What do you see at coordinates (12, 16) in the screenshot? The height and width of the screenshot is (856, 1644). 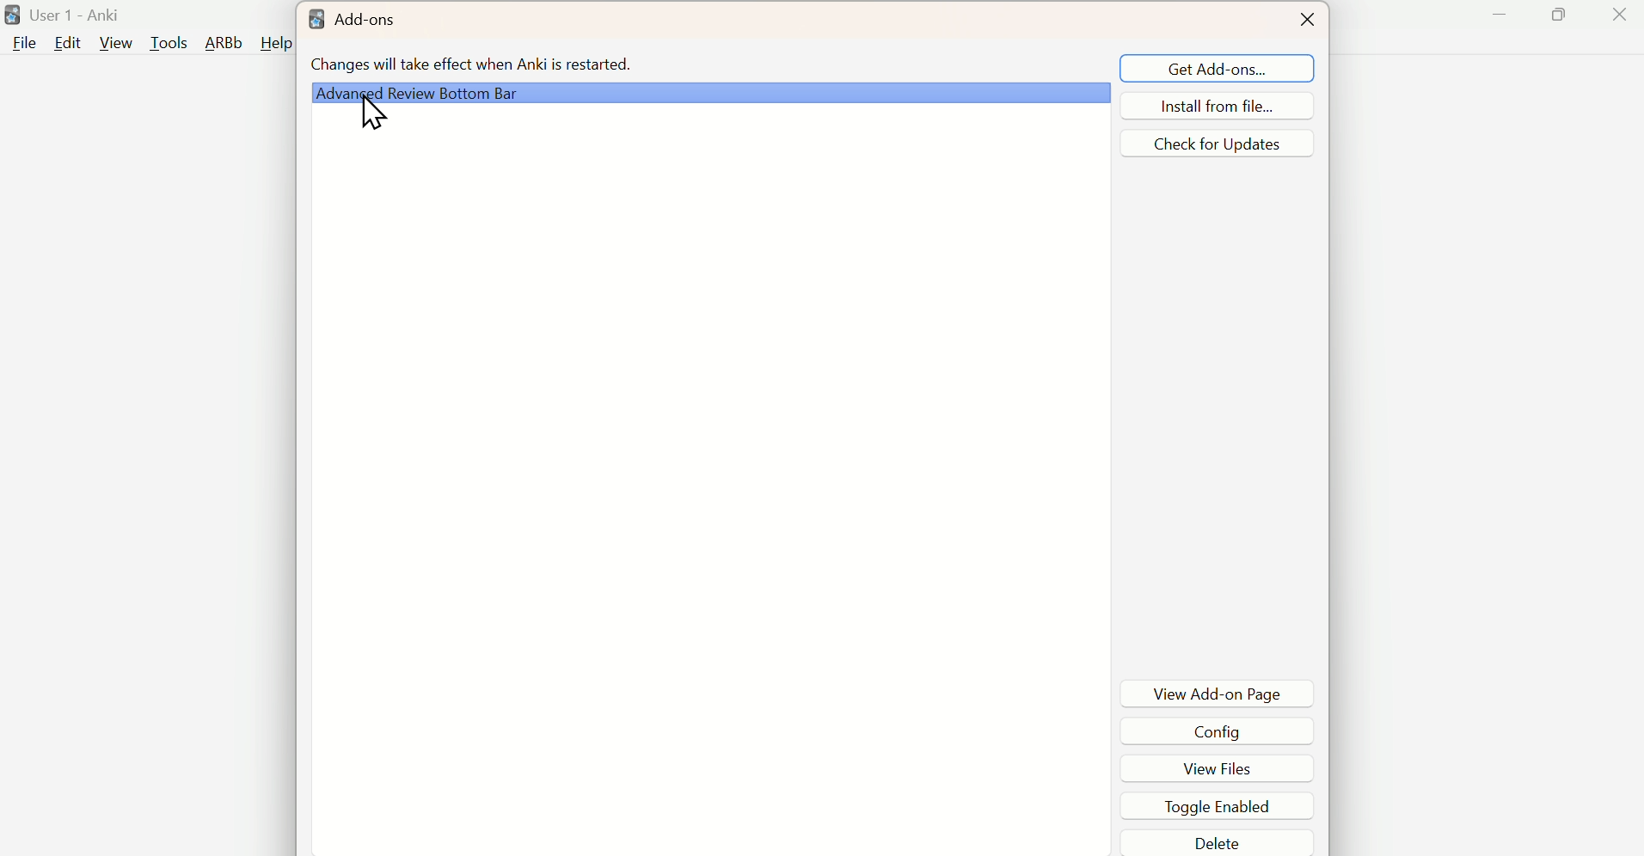 I see `logo` at bounding box center [12, 16].